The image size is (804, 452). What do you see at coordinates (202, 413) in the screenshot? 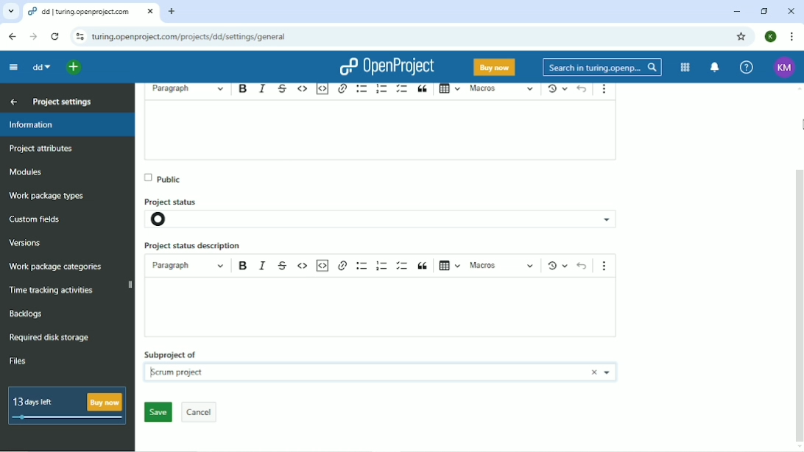
I see `Cancel` at bounding box center [202, 413].